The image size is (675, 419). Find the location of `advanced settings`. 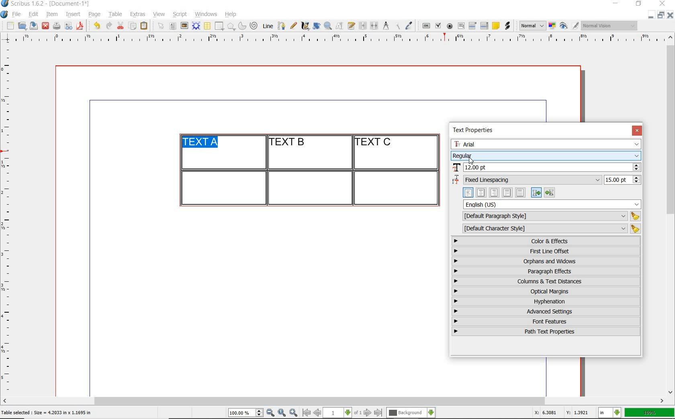

advanced settings is located at coordinates (545, 311).